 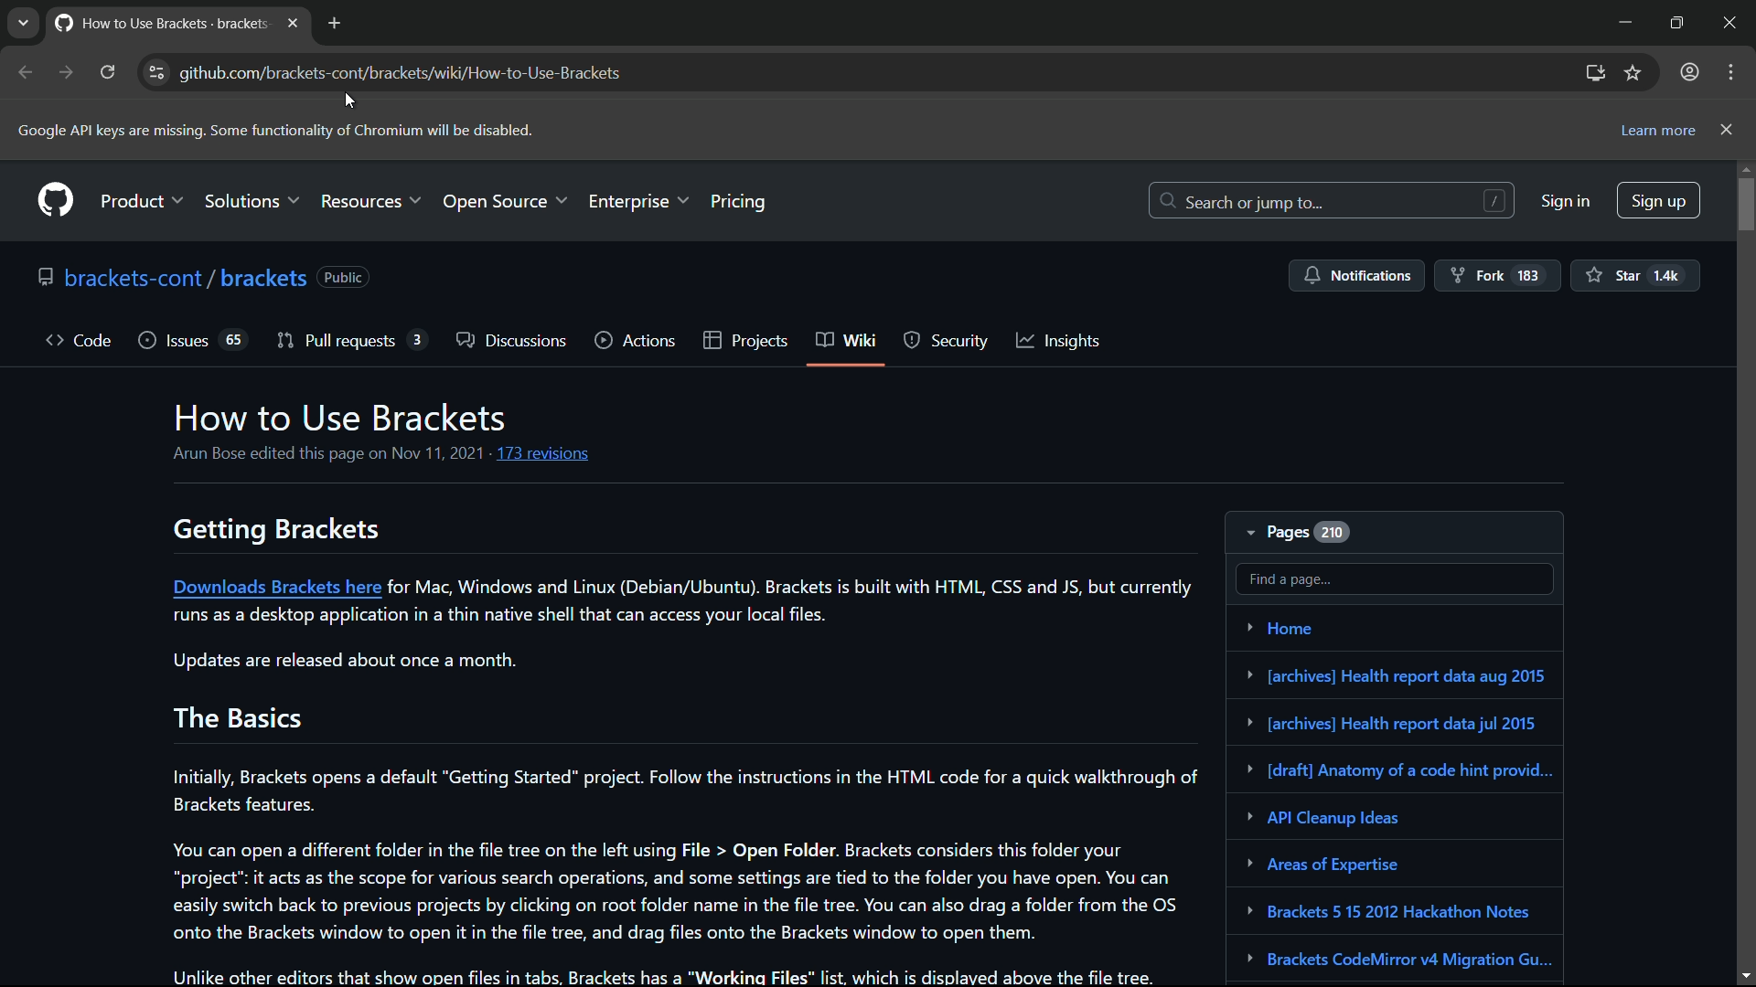 What do you see at coordinates (634, 340) in the screenshot?
I see `actions` at bounding box center [634, 340].